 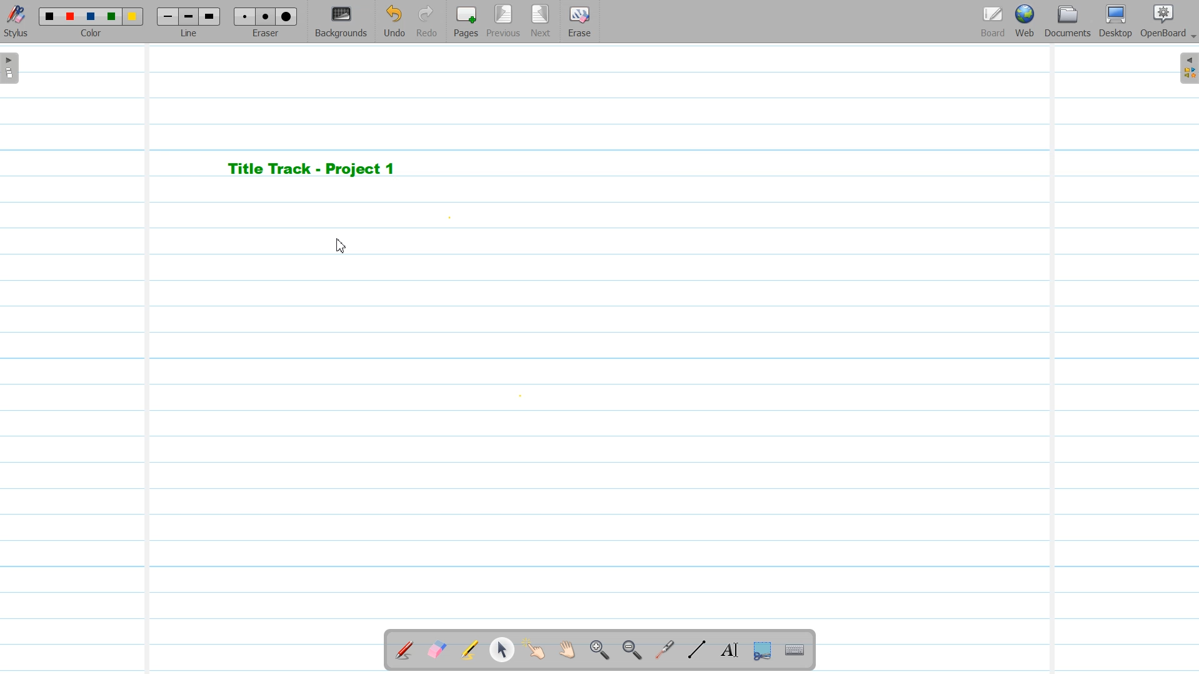 I want to click on Previous, so click(x=505, y=22).